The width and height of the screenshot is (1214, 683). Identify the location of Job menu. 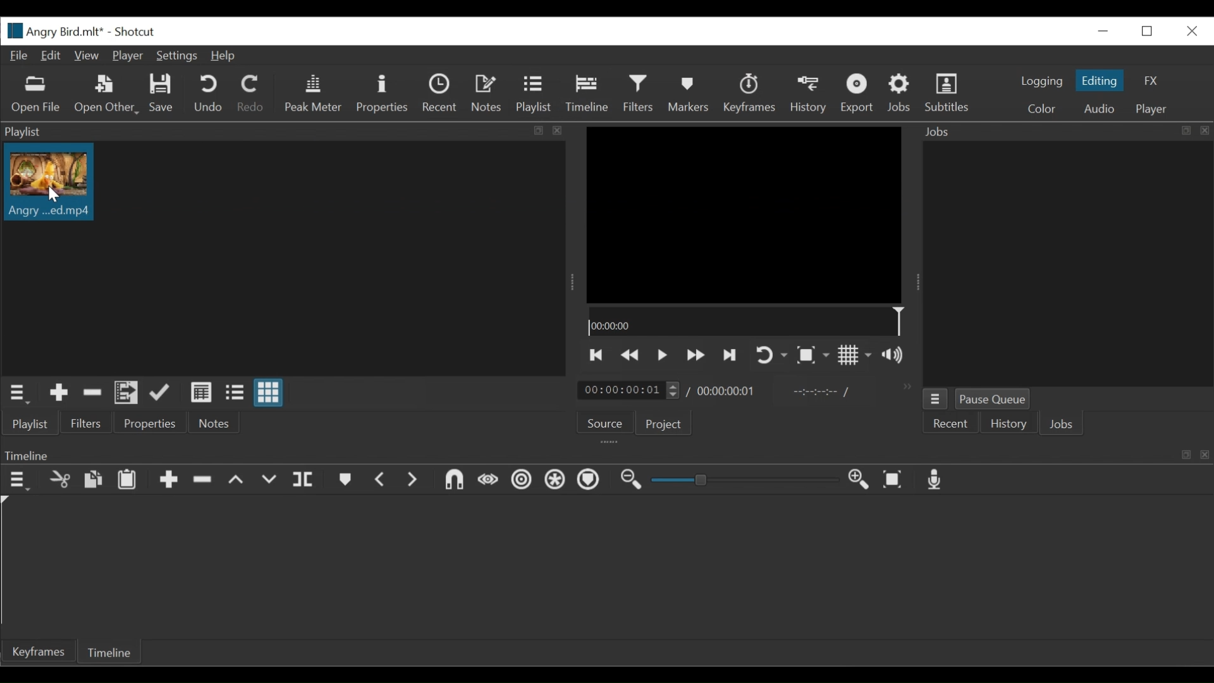
(938, 400).